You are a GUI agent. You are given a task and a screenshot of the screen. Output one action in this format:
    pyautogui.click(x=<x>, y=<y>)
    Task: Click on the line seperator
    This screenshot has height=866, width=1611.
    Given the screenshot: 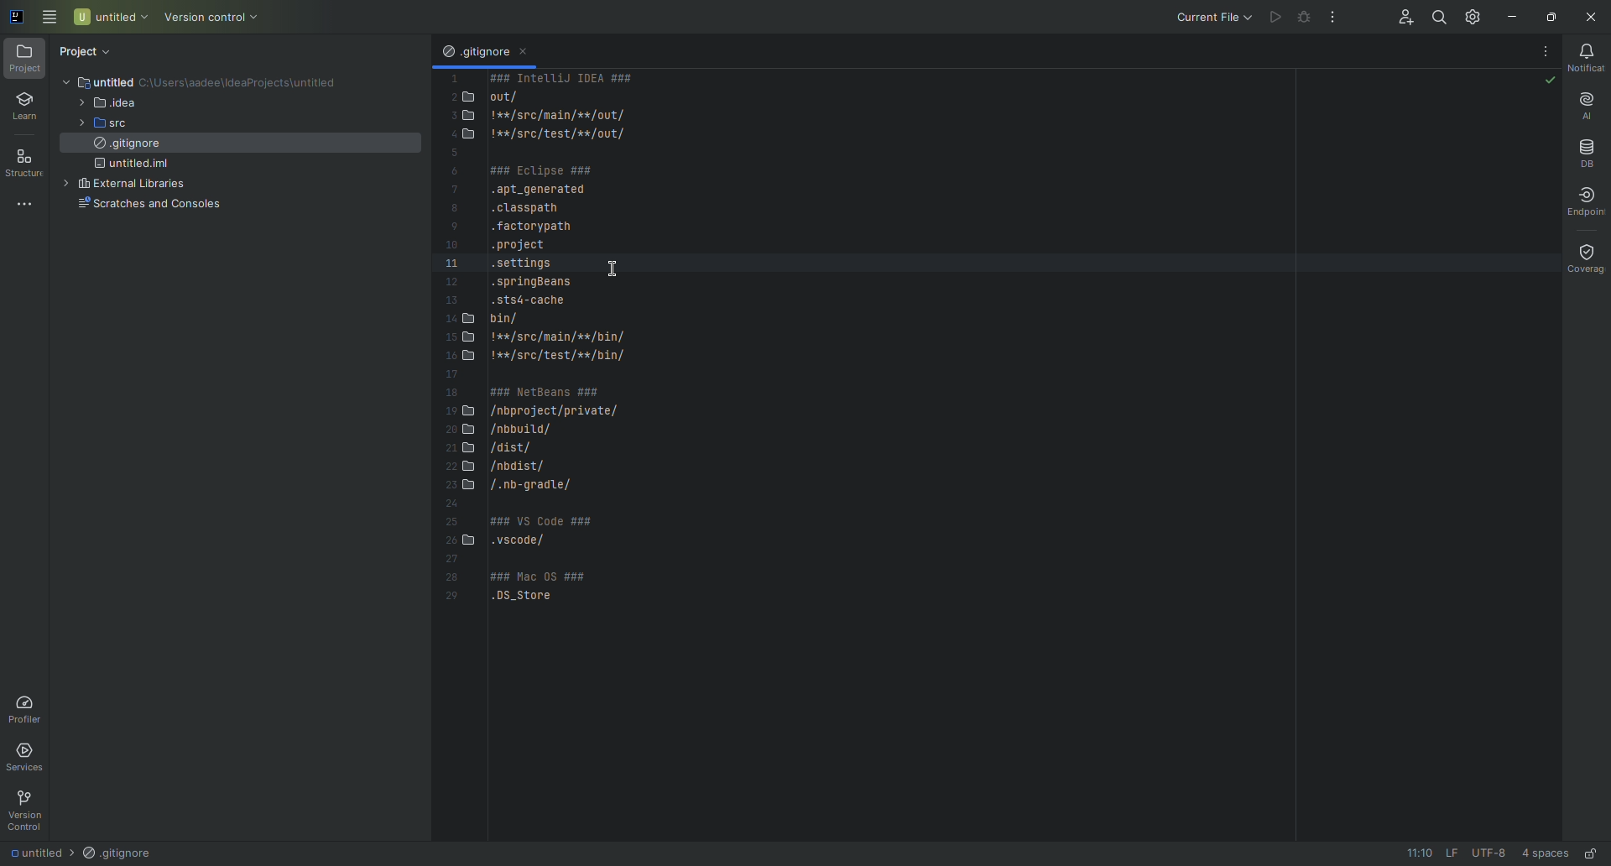 What is the action you would take?
    pyautogui.click(x=1447, y=853)
    